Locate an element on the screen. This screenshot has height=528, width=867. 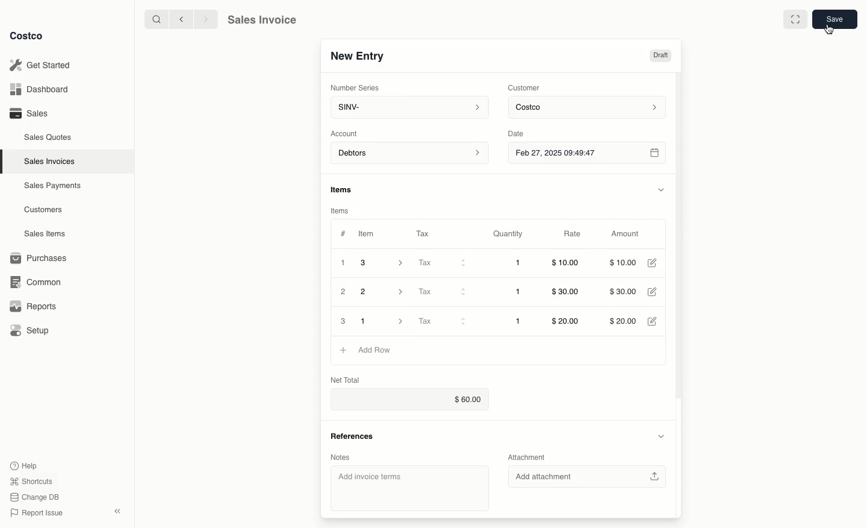
Feb 27, 2025 09:49:47 is located at coordinates (586, 152).